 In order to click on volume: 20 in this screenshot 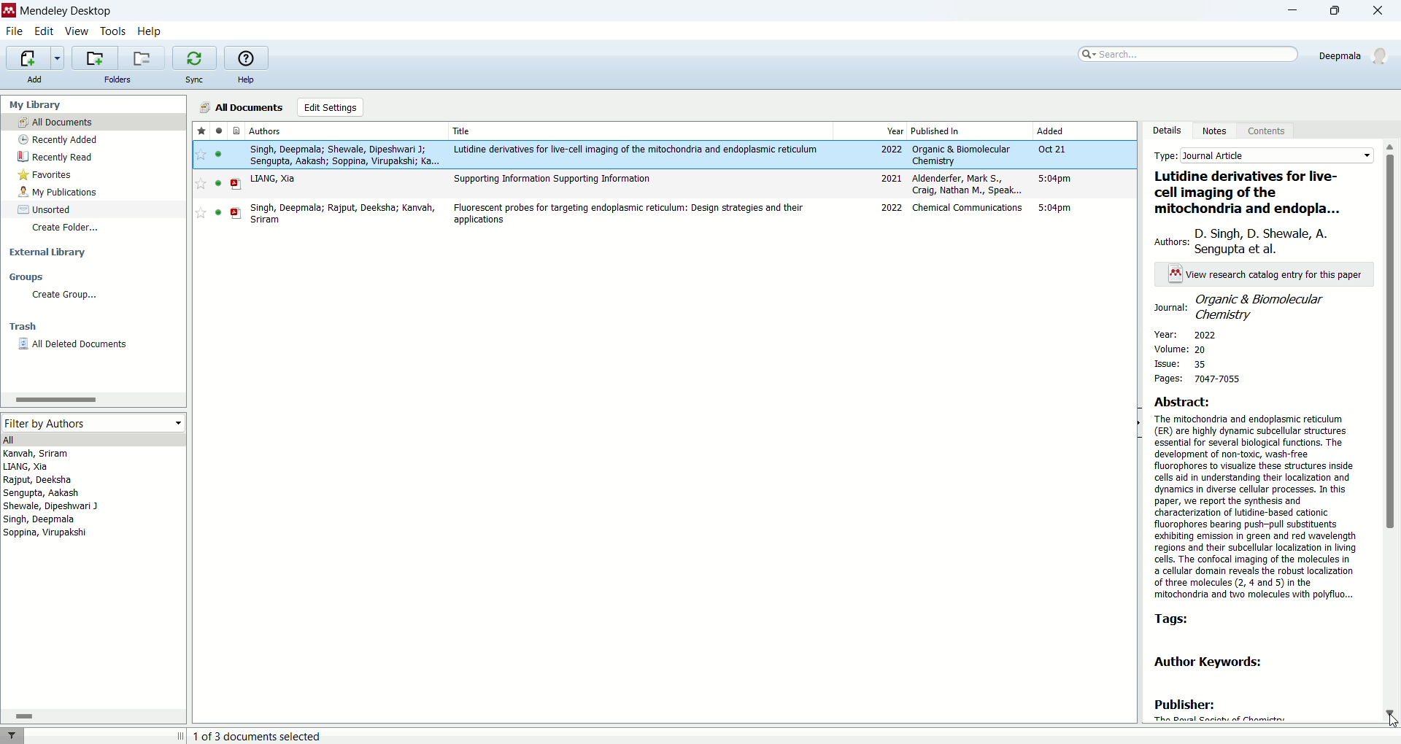, I will do `click(1200, 349)`.